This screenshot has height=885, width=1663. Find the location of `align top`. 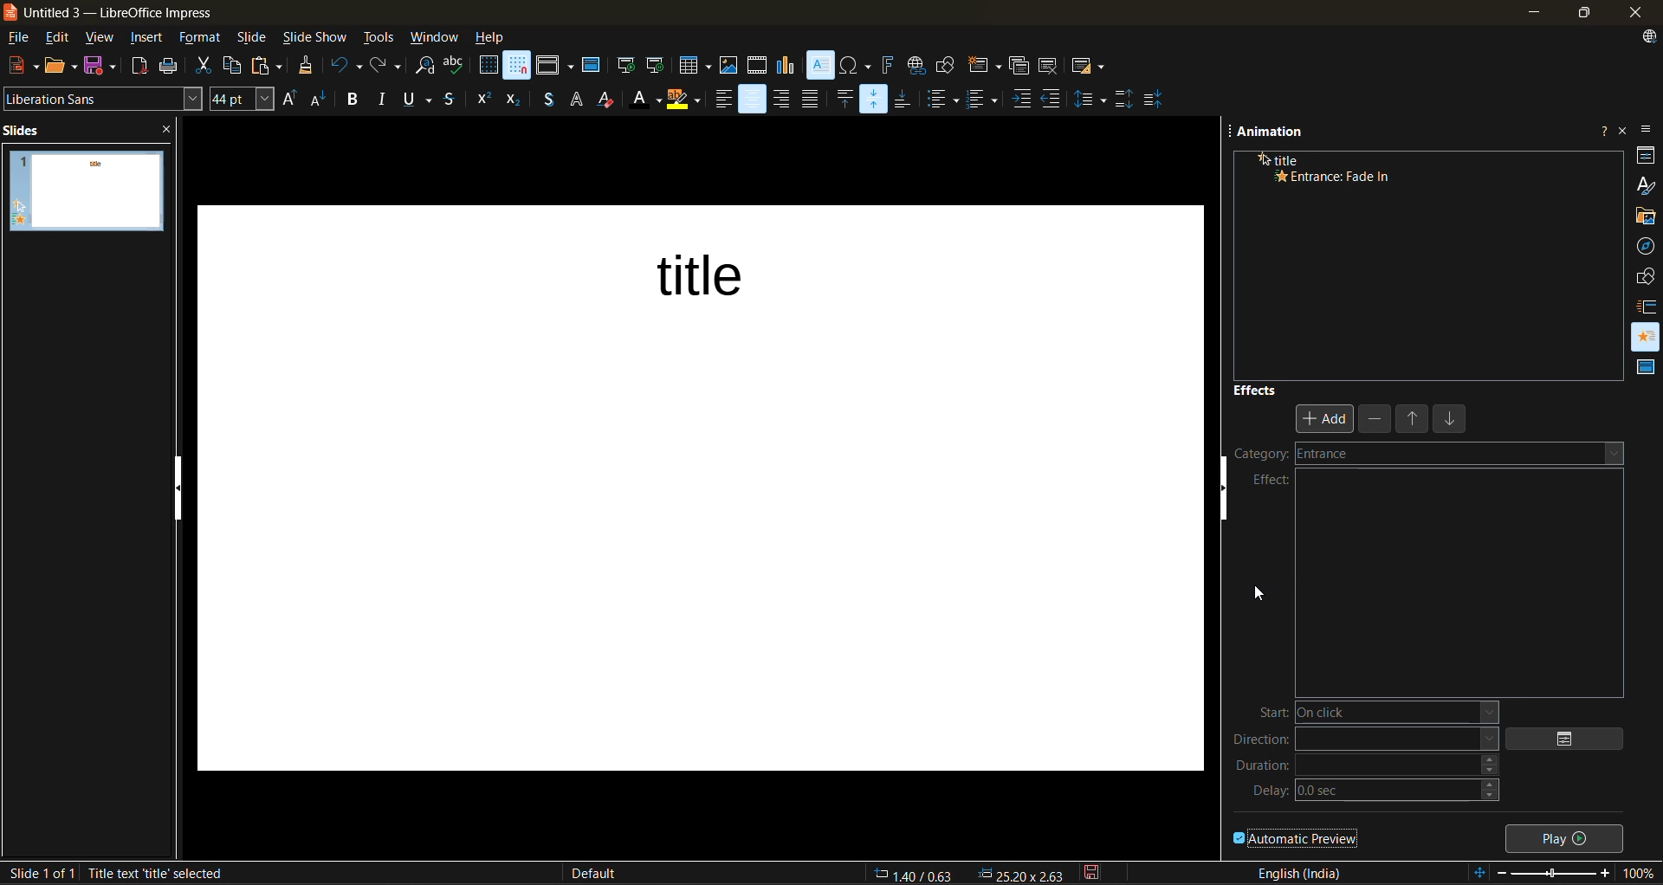

align top is located at coordinates (843, 100).